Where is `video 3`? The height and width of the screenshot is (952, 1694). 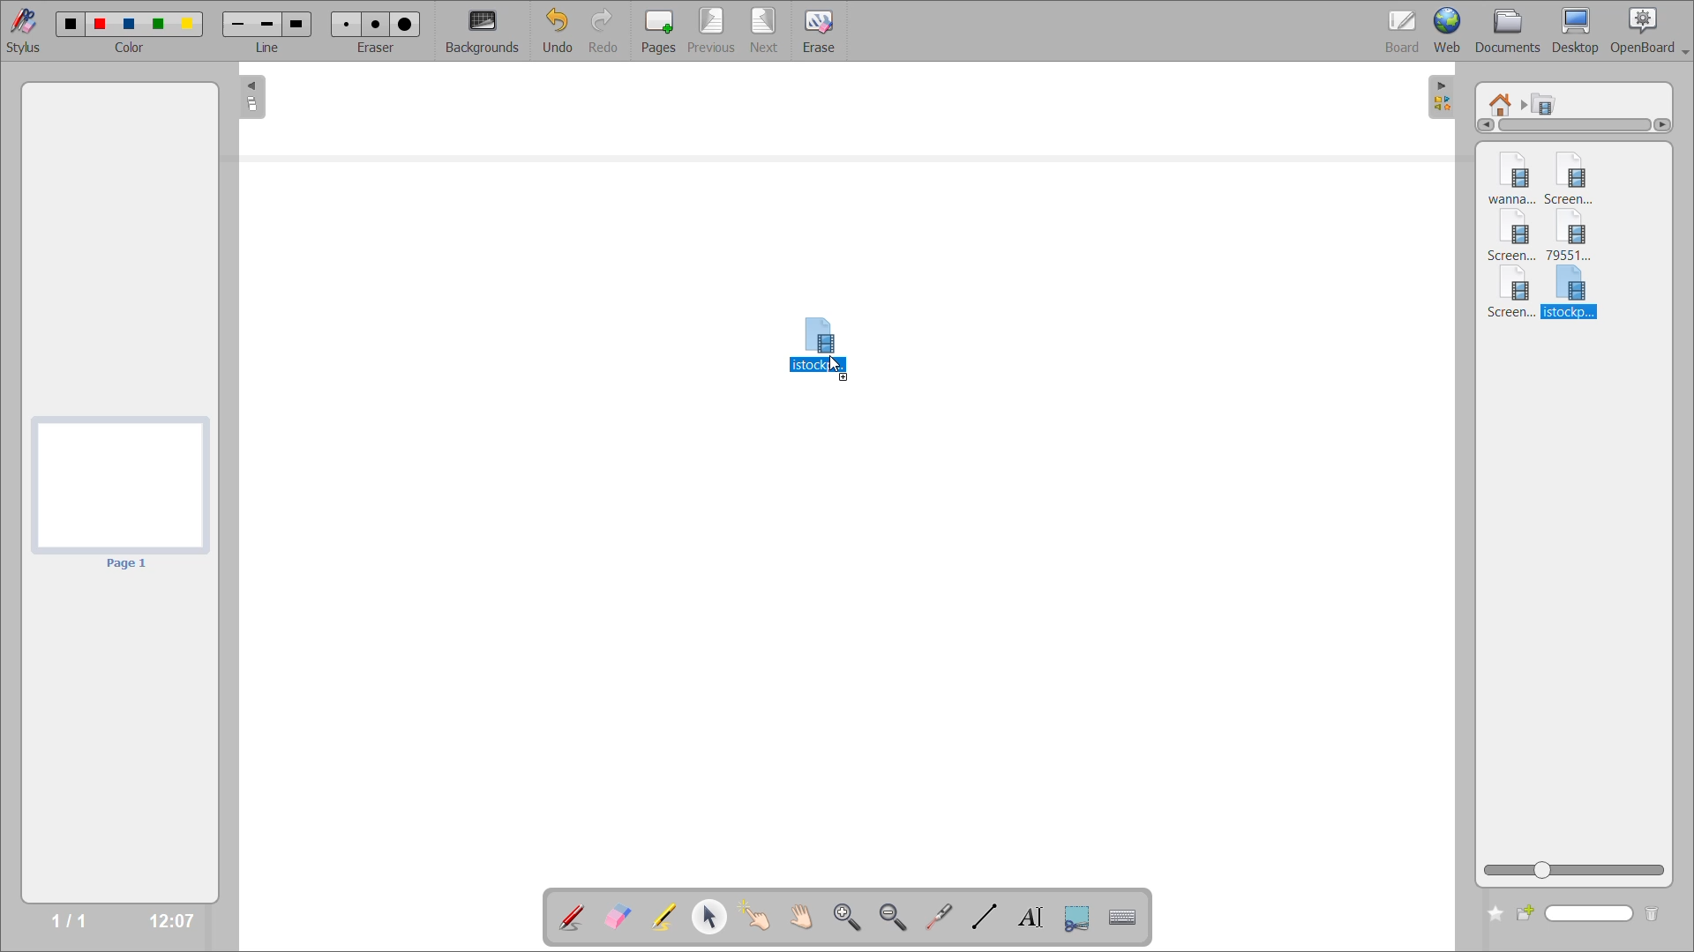 video 3 is located at coordinates (1514, 237).